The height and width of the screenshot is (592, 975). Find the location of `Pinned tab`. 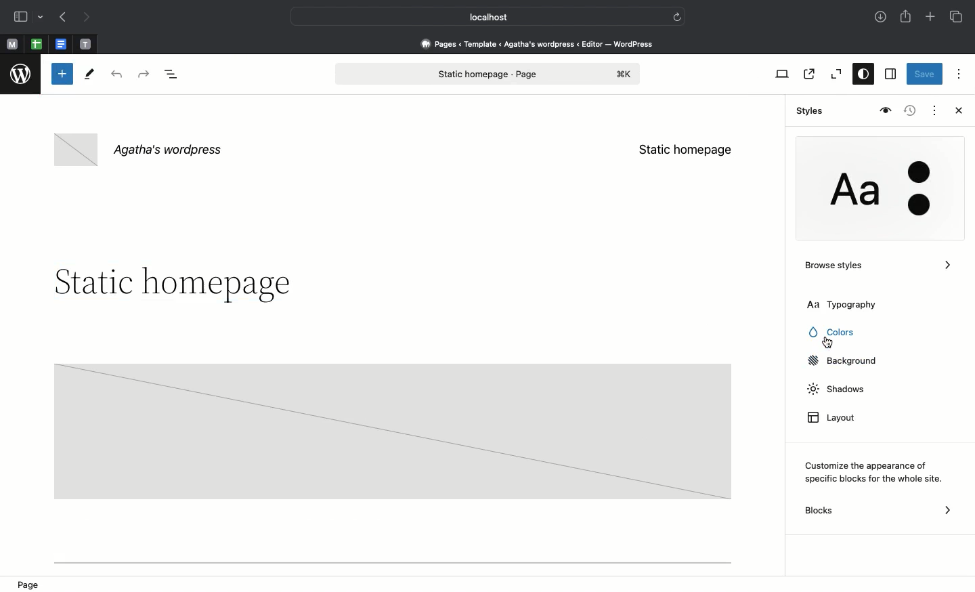

Pinned tab is located at coordinates (86, 45).